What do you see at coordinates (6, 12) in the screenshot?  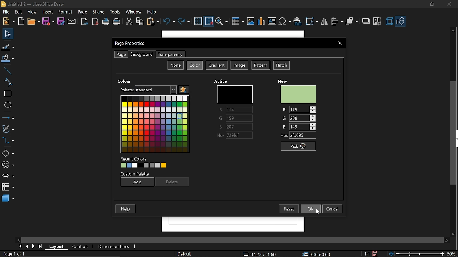 I see `File` at bounding box center [6, 12].